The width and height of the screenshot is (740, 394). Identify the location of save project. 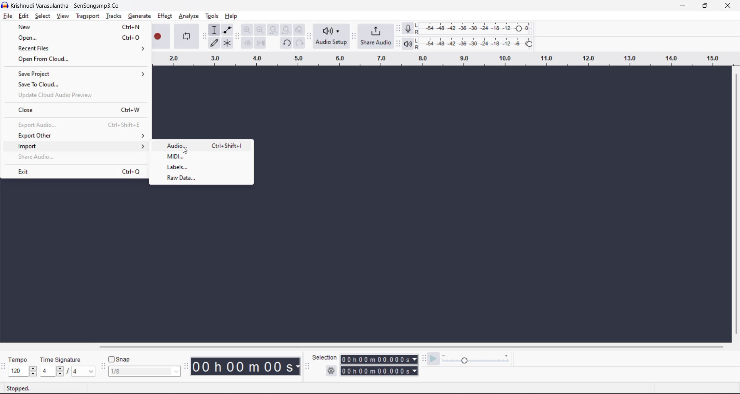
(84, 74).